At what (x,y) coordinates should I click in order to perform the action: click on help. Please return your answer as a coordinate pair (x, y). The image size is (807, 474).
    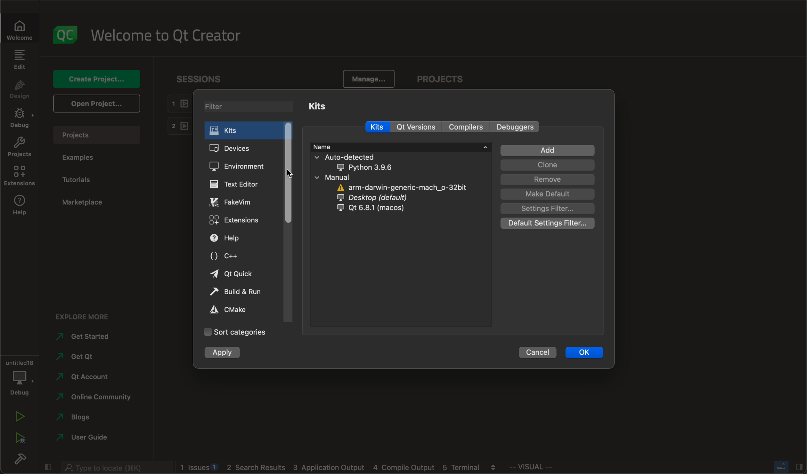
    Looking at the image, I should click on (233, 238).